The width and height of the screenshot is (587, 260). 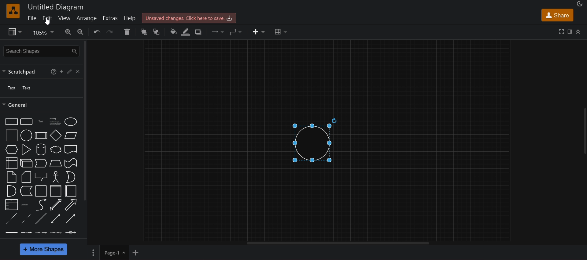 What do you see at coordinates (48, 23) in the screenshot?
I see `cursor` at bounding box center [48, 23].